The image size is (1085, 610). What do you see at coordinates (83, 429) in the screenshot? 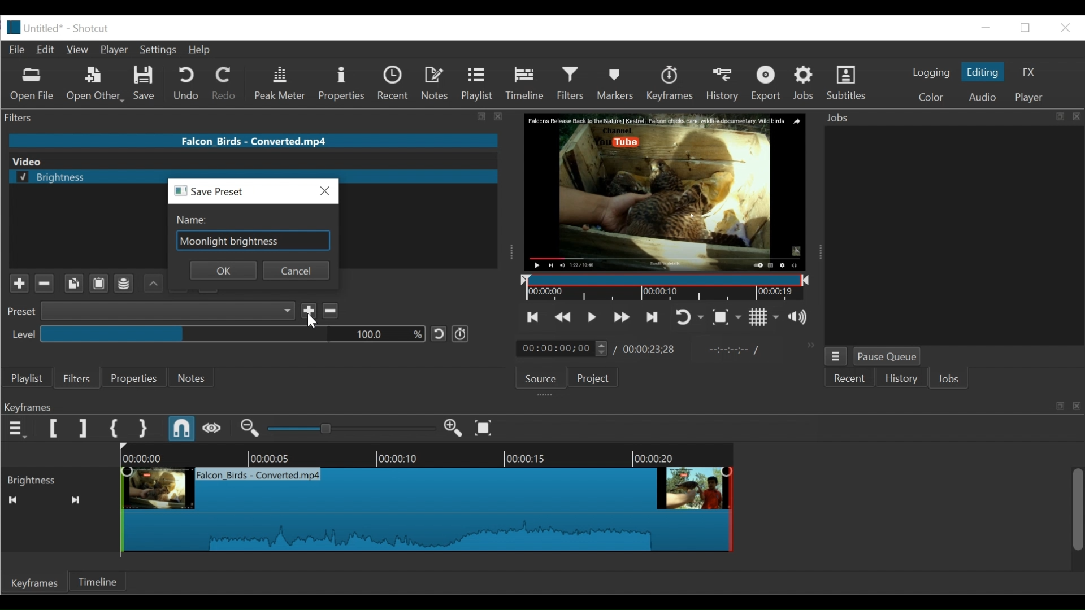
I see `Set Filter last` at bounding box center [83, 429].